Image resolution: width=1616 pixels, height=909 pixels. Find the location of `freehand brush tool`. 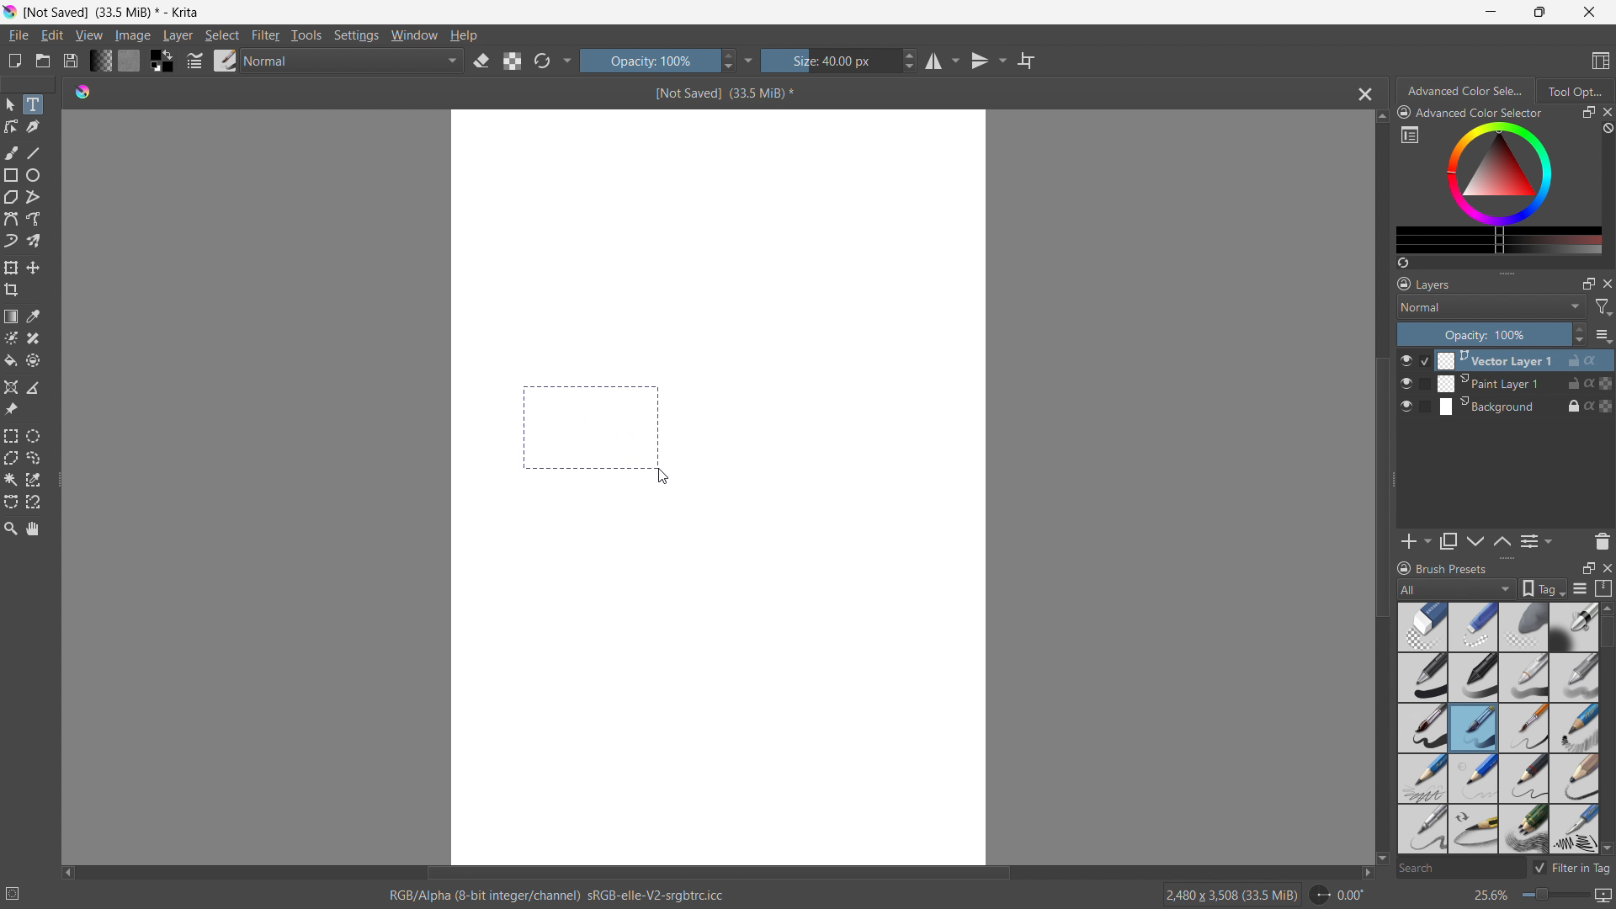

freehand brush tool is located at coordinates (13, 152).